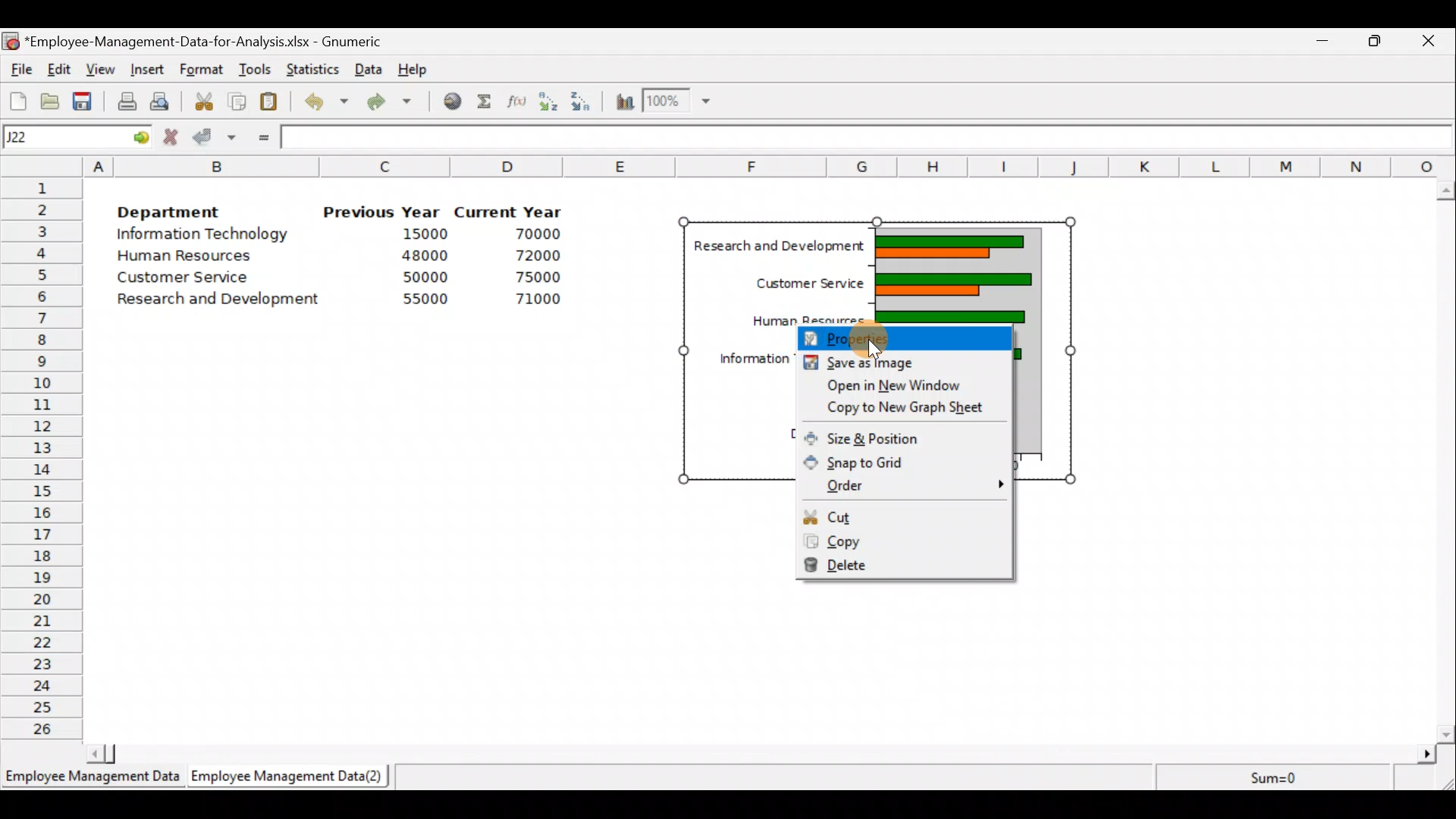 The height and width of the screenshot is (819, 1456). I want to click on Create a new workbook, so click(17, 99).